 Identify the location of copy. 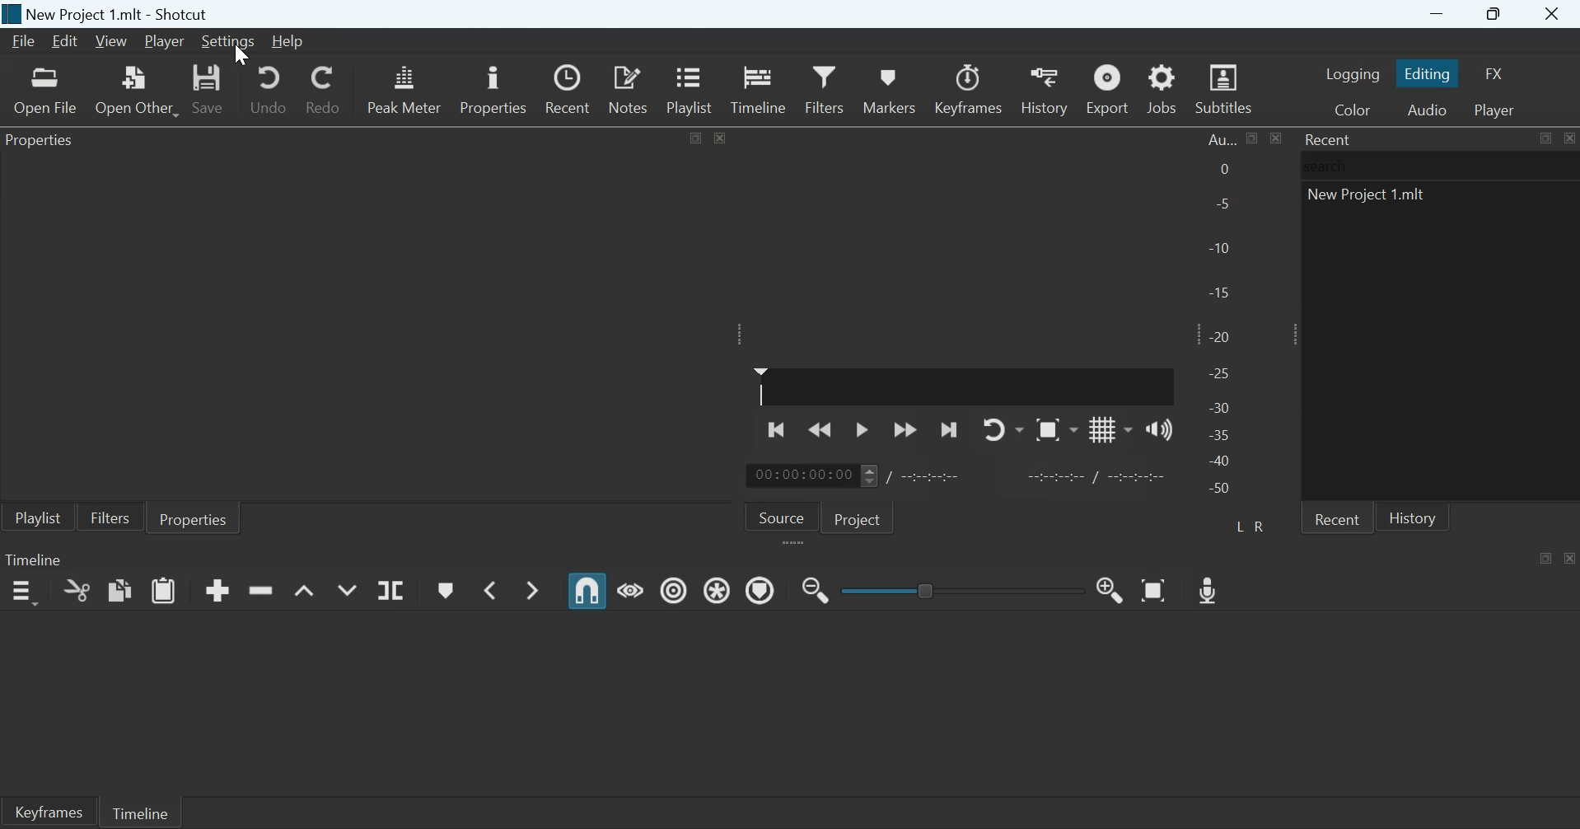
(120, 589).